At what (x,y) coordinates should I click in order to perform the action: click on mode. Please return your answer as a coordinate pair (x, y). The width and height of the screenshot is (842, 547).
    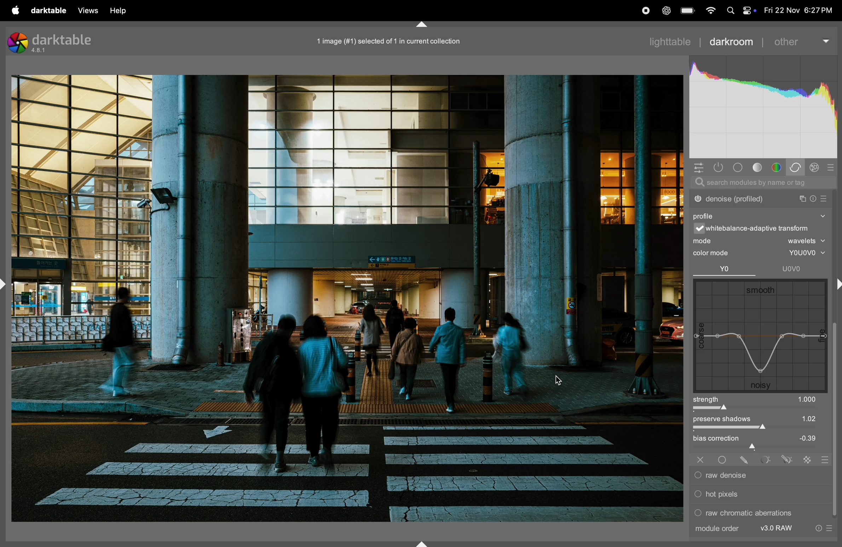
    Looking at the image, I should click on (704, 241).